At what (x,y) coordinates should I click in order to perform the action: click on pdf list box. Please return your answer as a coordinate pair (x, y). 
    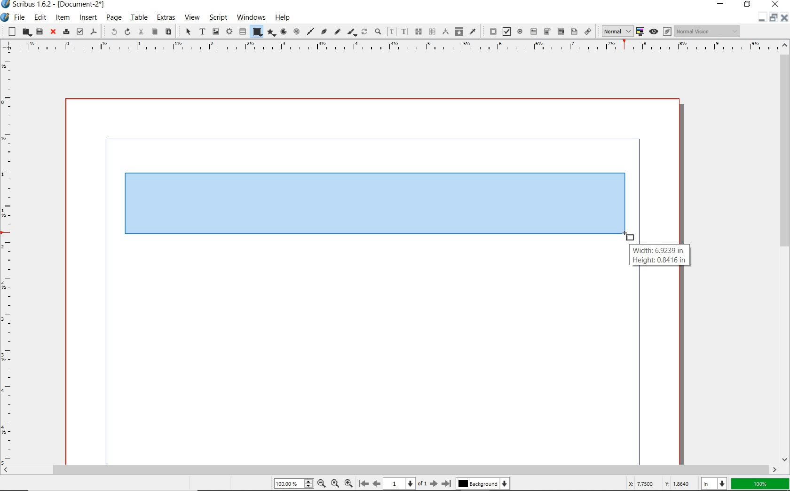
    Looking at the image, I should click on (573, 31).